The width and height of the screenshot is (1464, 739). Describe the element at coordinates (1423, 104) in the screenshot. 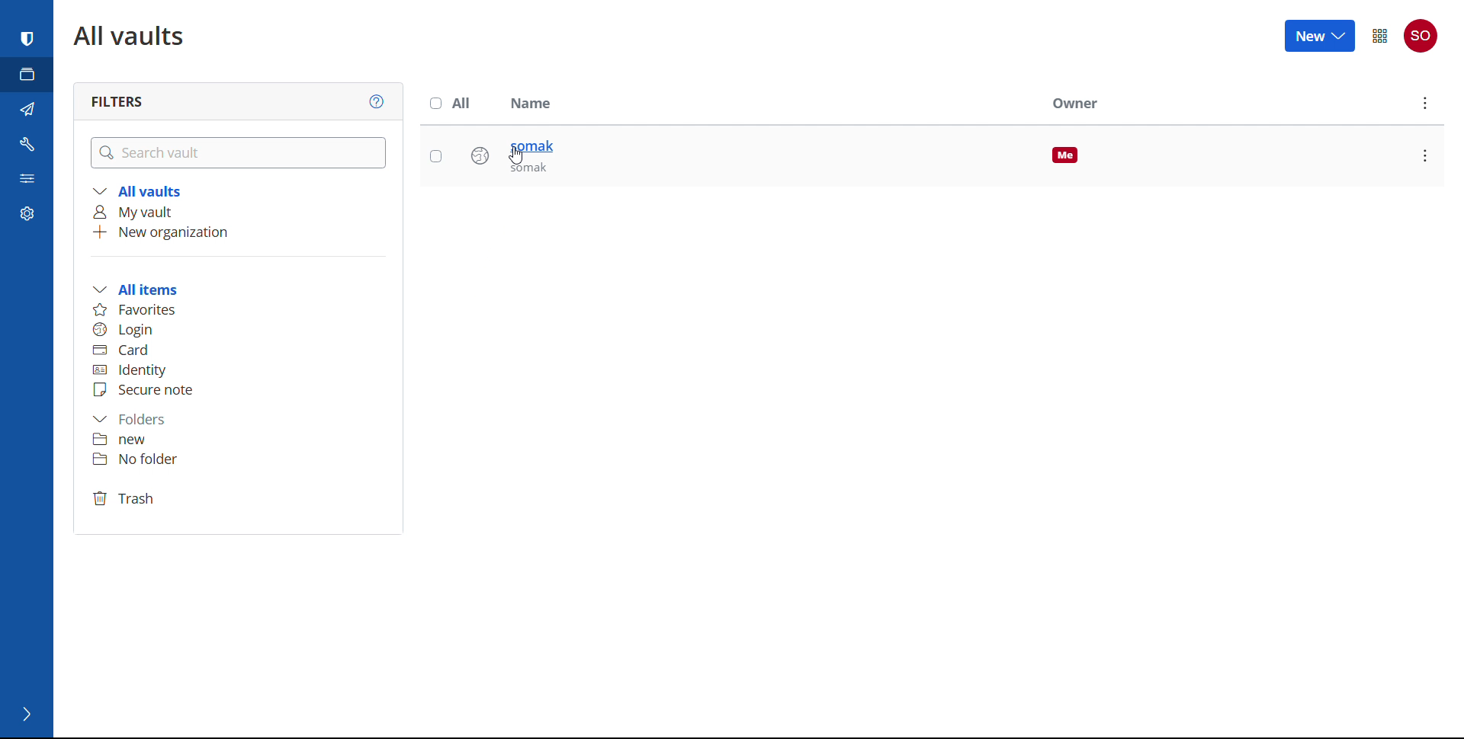

I see `options` at that location.